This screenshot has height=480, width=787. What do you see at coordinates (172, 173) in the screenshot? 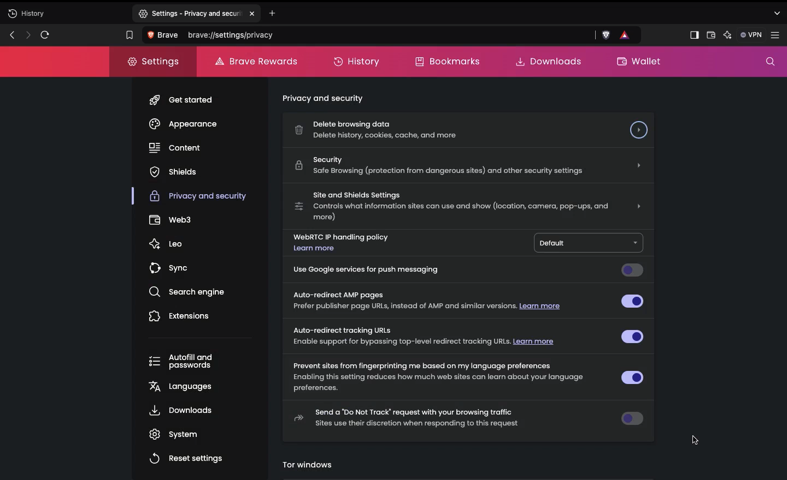
I see `Shields` at bounding box center [172, 173].